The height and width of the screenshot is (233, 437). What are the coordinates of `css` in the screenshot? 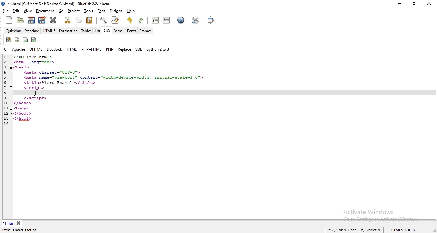 It's located at (107, 31).